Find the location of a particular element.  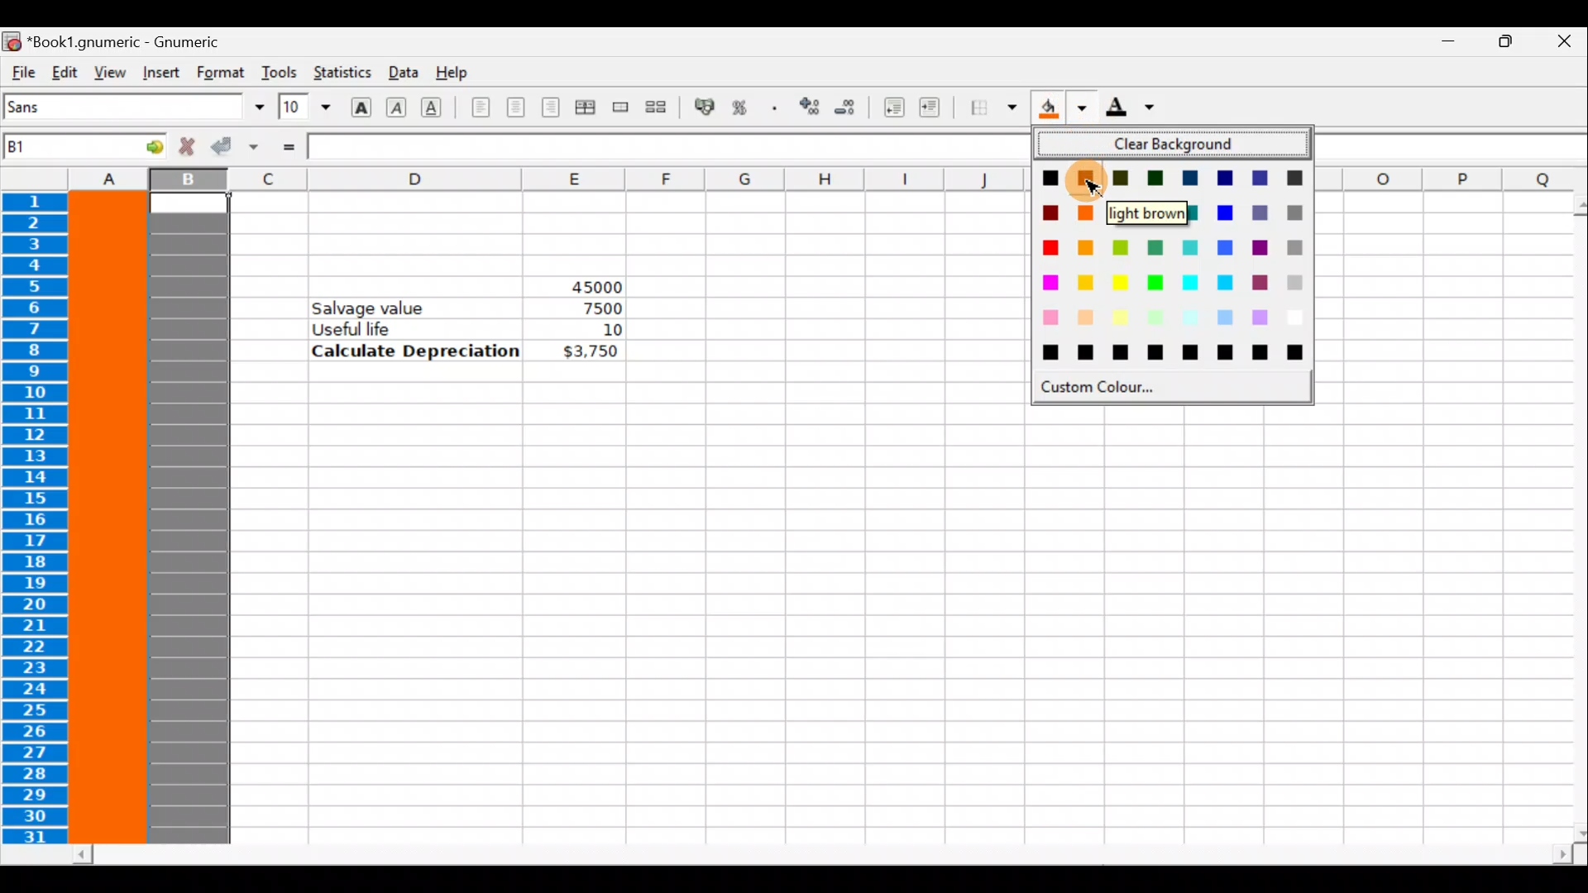

light brown is located at coordinates (1151, 212).